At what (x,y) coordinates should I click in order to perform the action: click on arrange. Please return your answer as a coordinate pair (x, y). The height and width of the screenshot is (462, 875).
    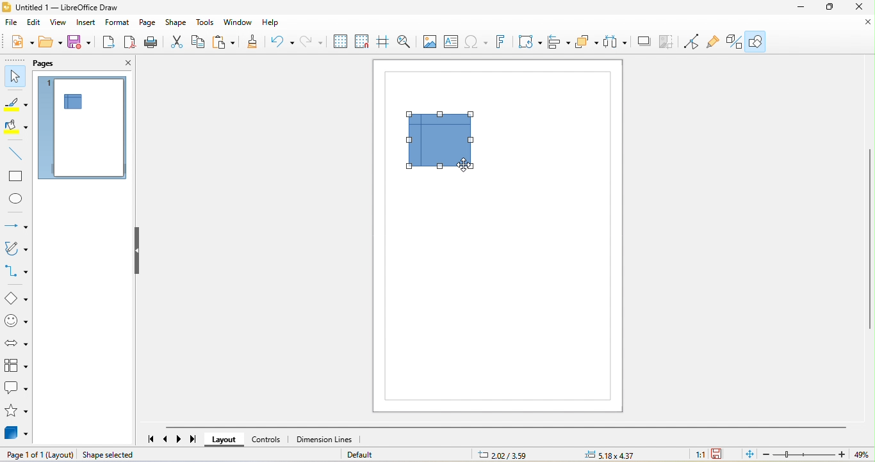
    Looking at the image, I should click on (587, 43).